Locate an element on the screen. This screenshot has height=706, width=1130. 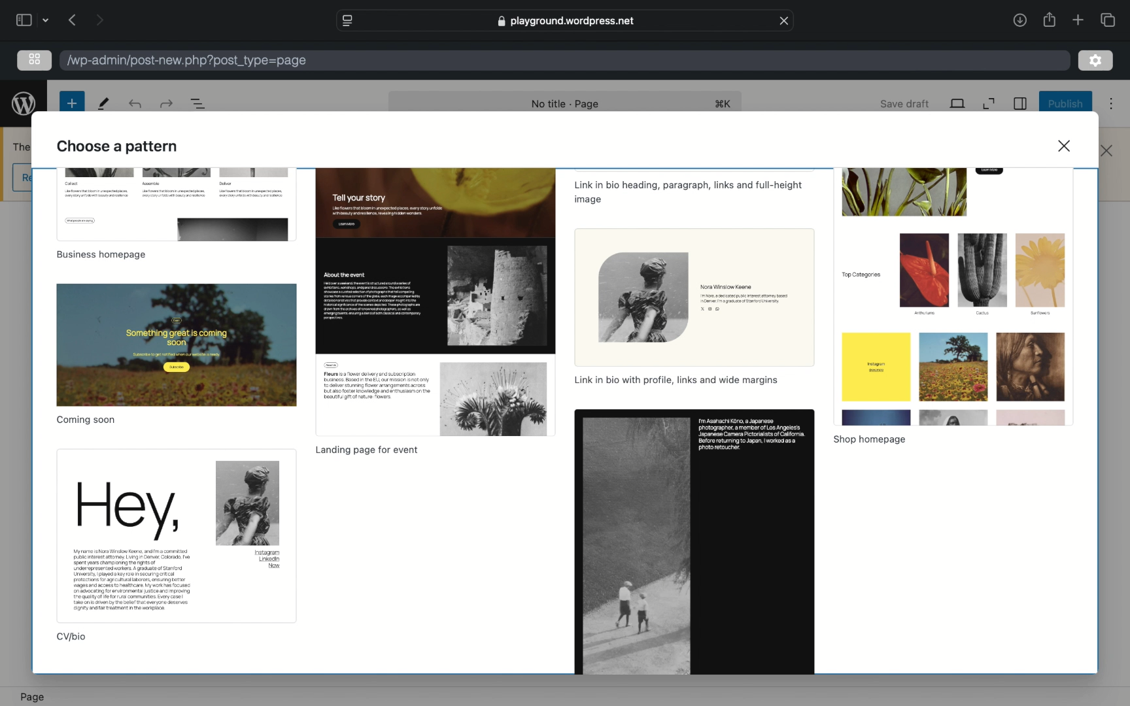
wordpress address is located at coordinates (186, 61).